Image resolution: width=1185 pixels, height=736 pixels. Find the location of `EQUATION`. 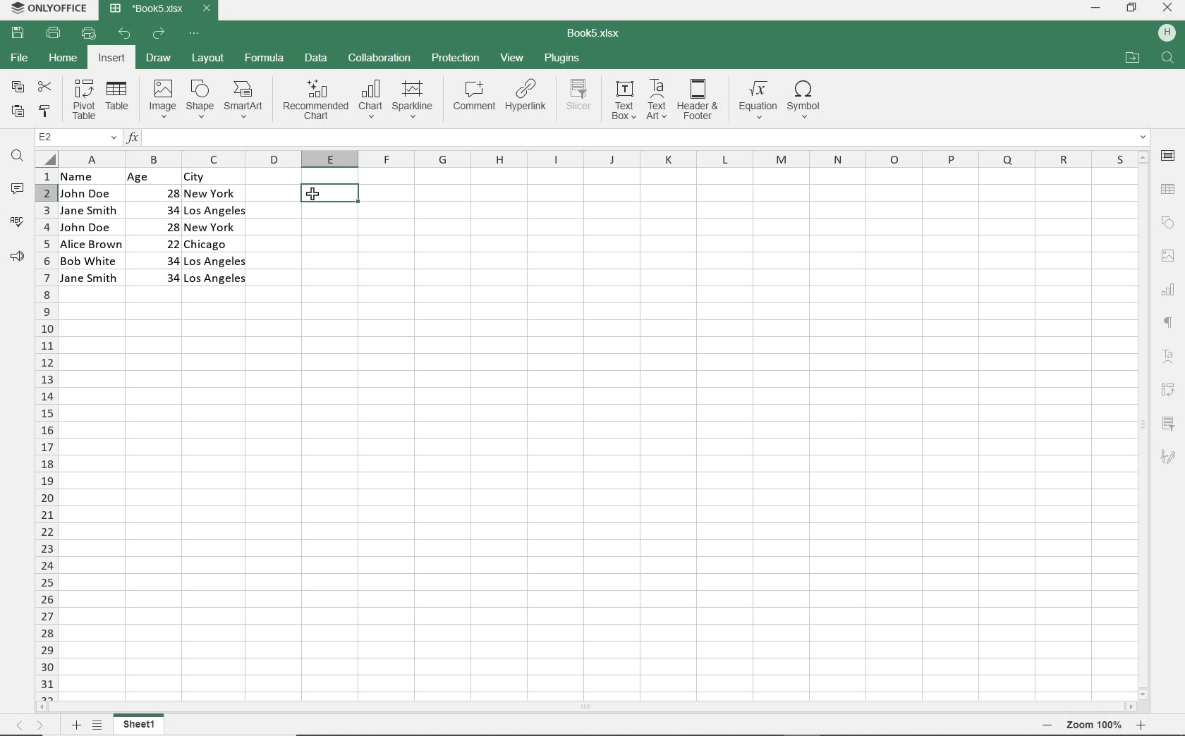

EQUATION is located at coordinates (757, 99).